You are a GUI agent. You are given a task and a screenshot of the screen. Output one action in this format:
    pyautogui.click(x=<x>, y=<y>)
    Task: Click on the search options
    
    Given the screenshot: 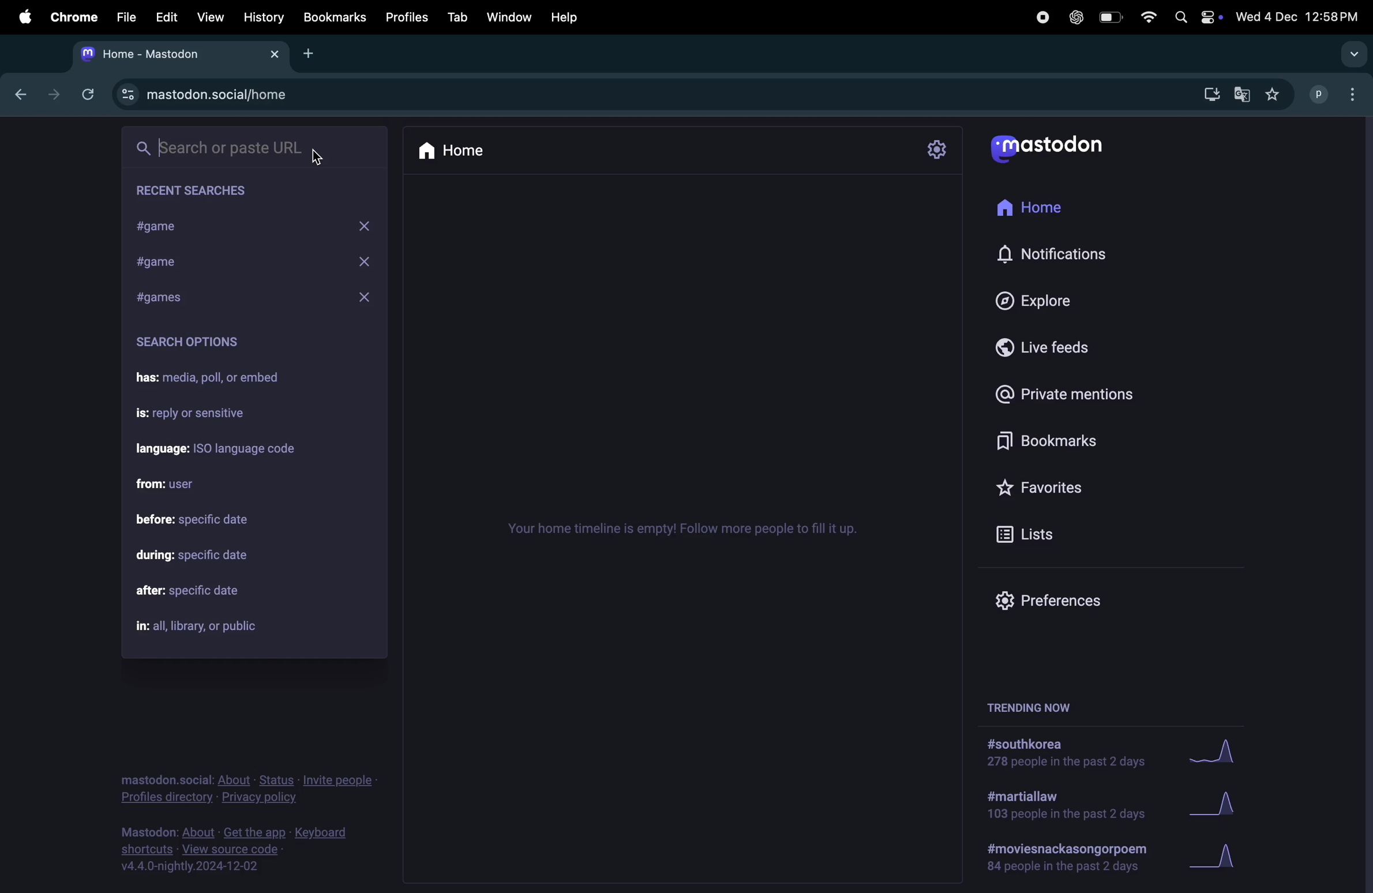 What is the action you would take?
    pyautogui.click(x=193, y=345)
    